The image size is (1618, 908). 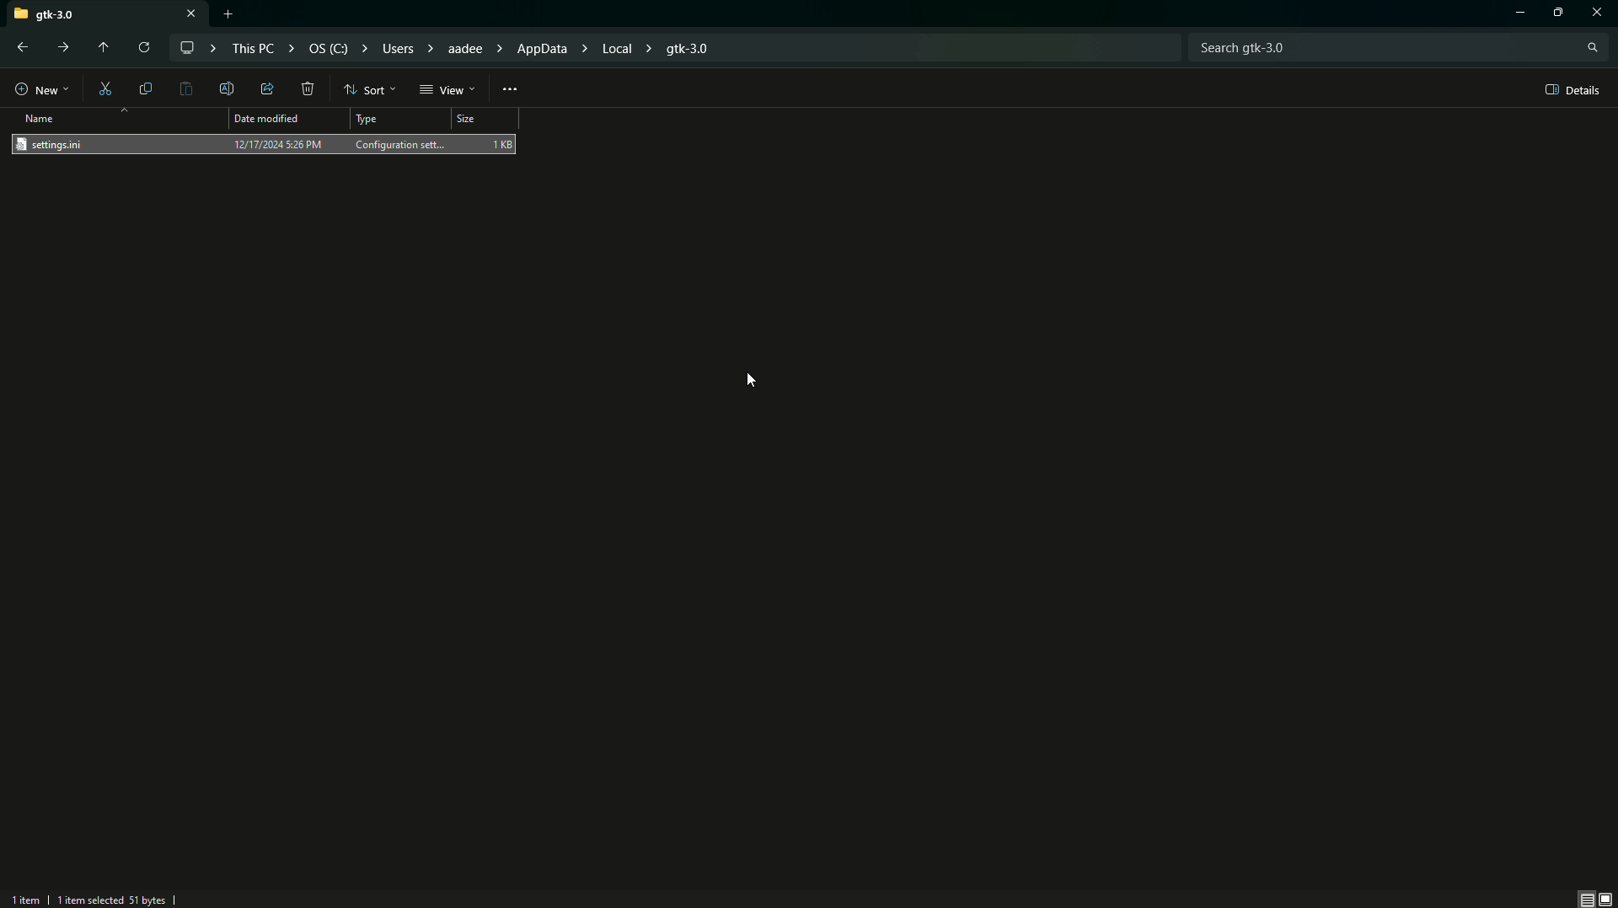 I want to click on View, so click(x=448, y=90).